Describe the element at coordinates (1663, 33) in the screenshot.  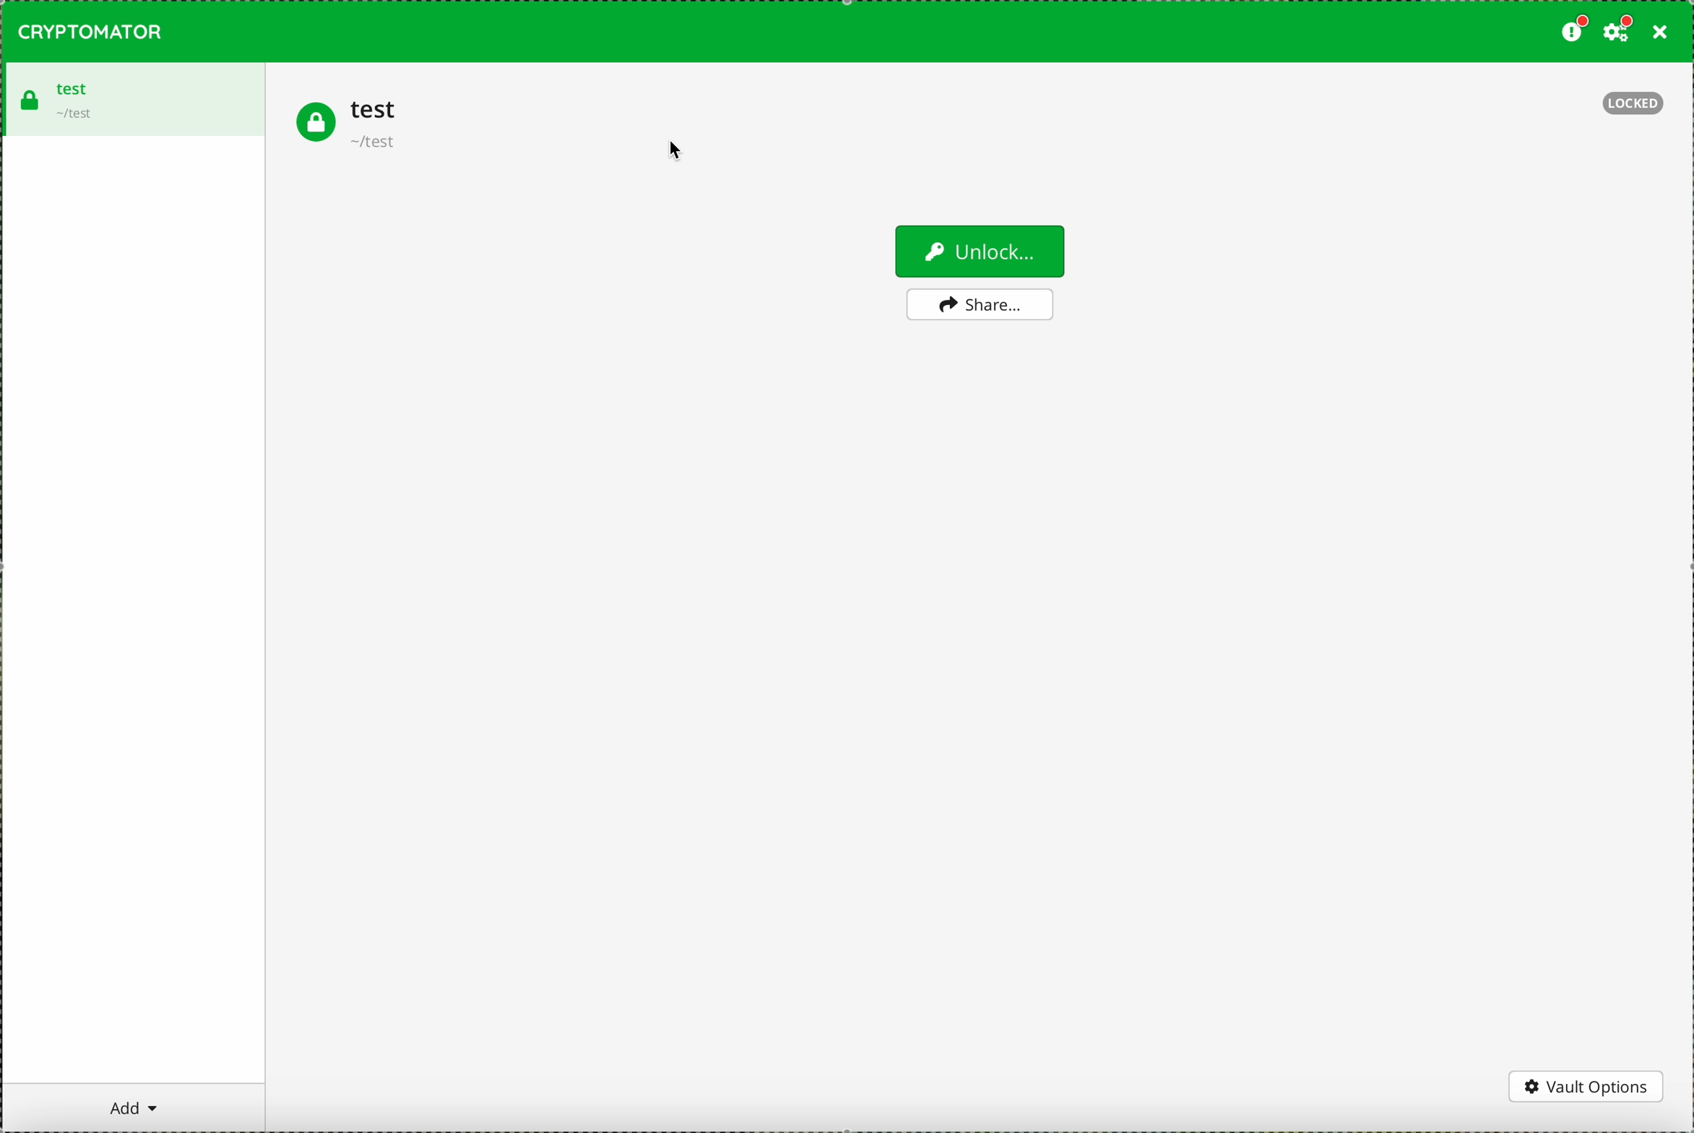
I see `close program` at that location.